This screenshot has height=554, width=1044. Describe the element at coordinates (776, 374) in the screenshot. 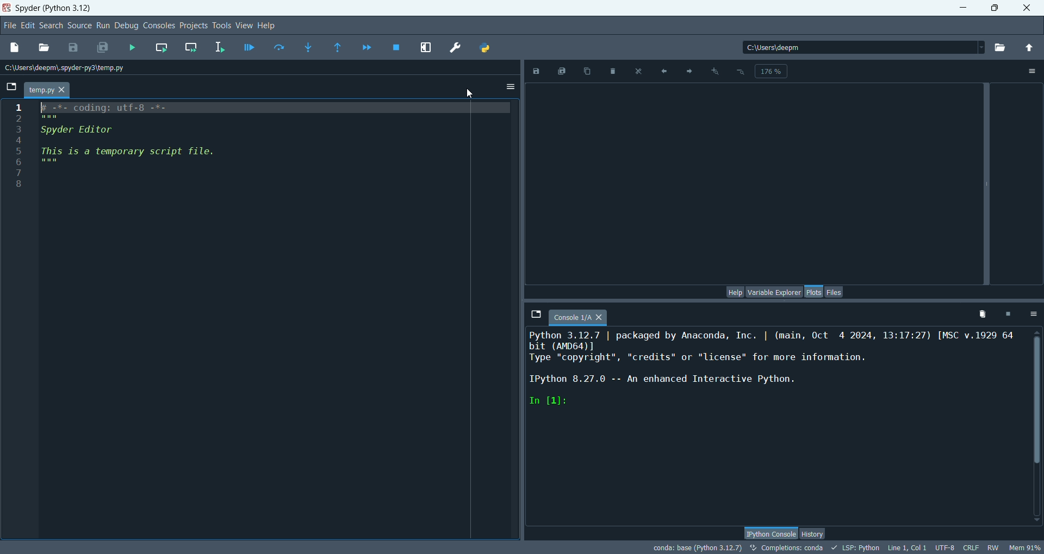

I see `ipython console pane` at that location.